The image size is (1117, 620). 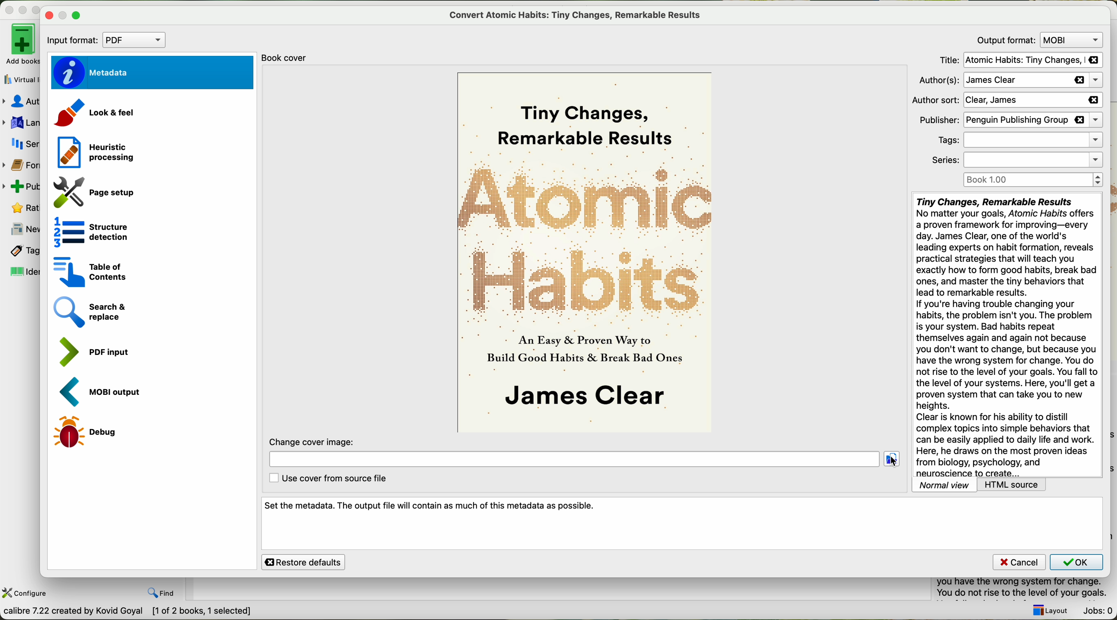 What do you see at coordinates (25, 145) in the screenshot?
I see `series` at bounding box center [25, 145].